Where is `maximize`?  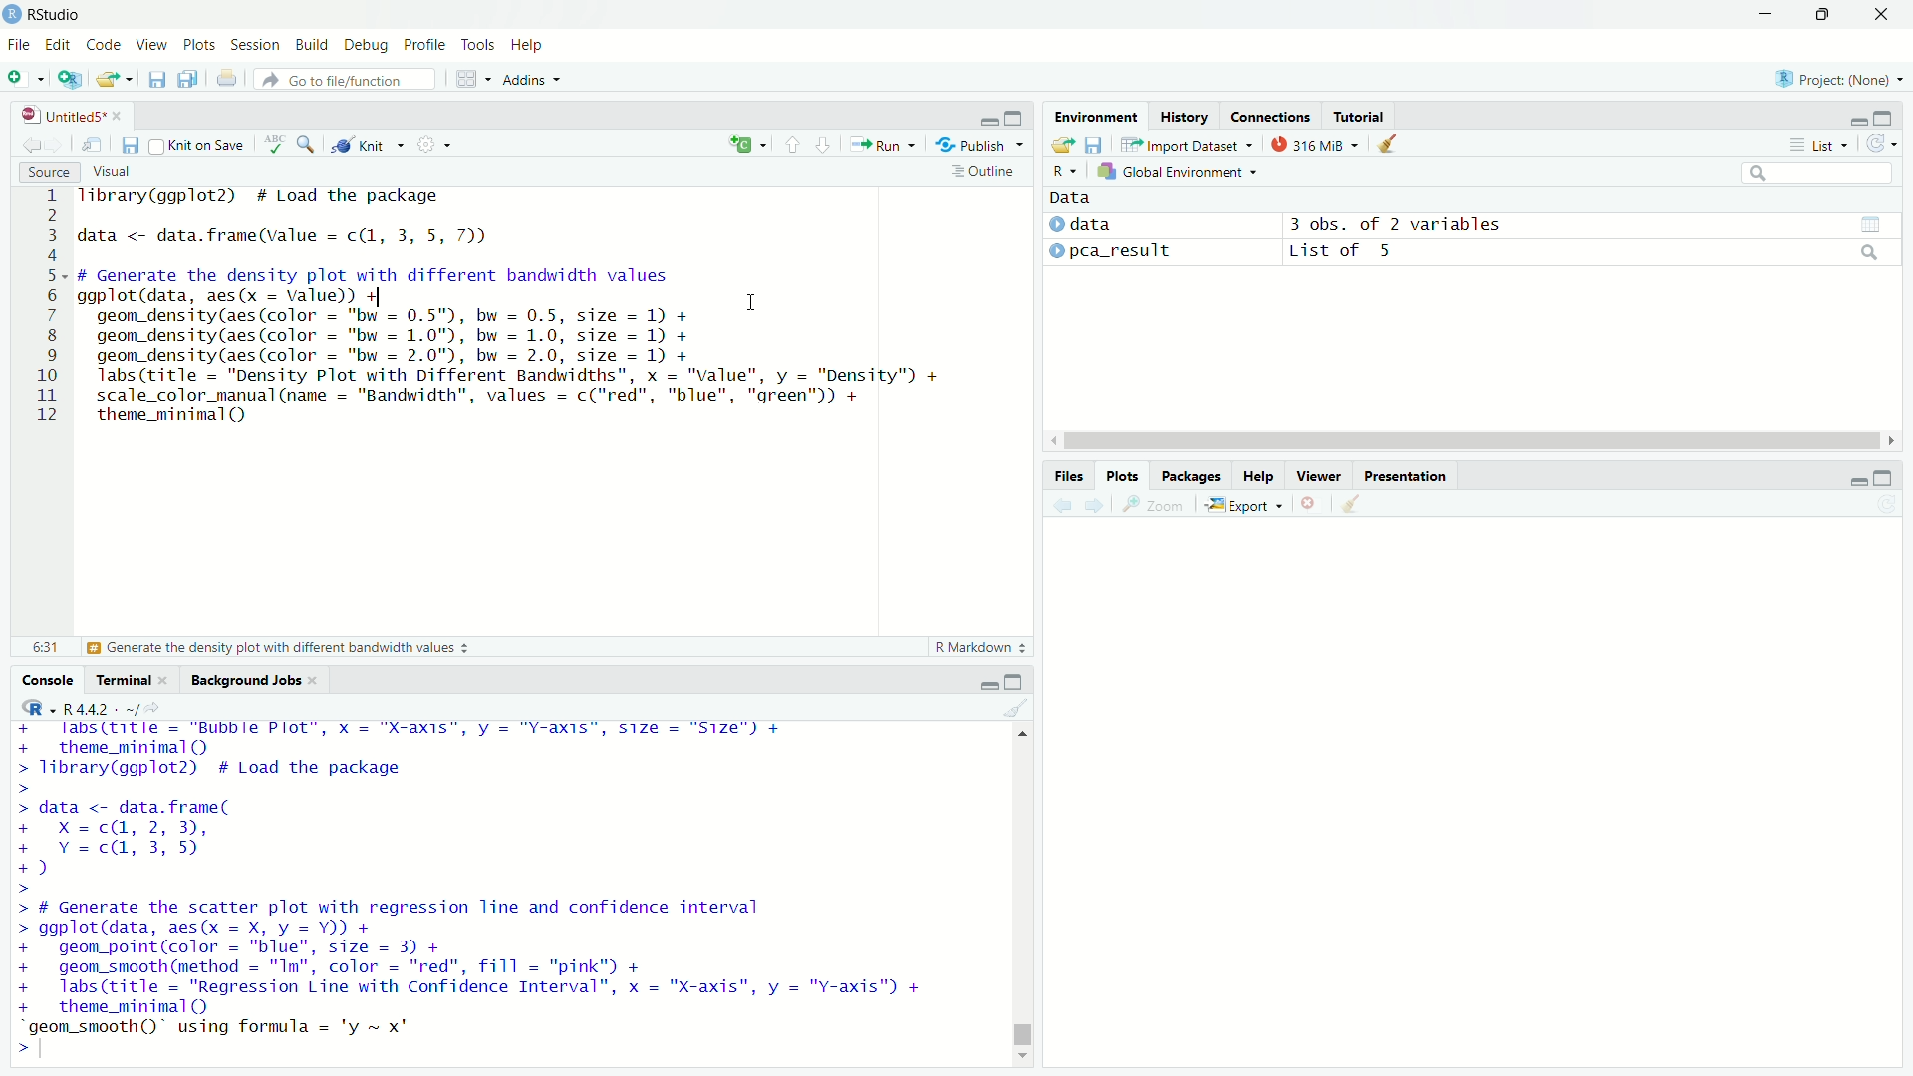
maximize is located at coordinates (1884, 477).